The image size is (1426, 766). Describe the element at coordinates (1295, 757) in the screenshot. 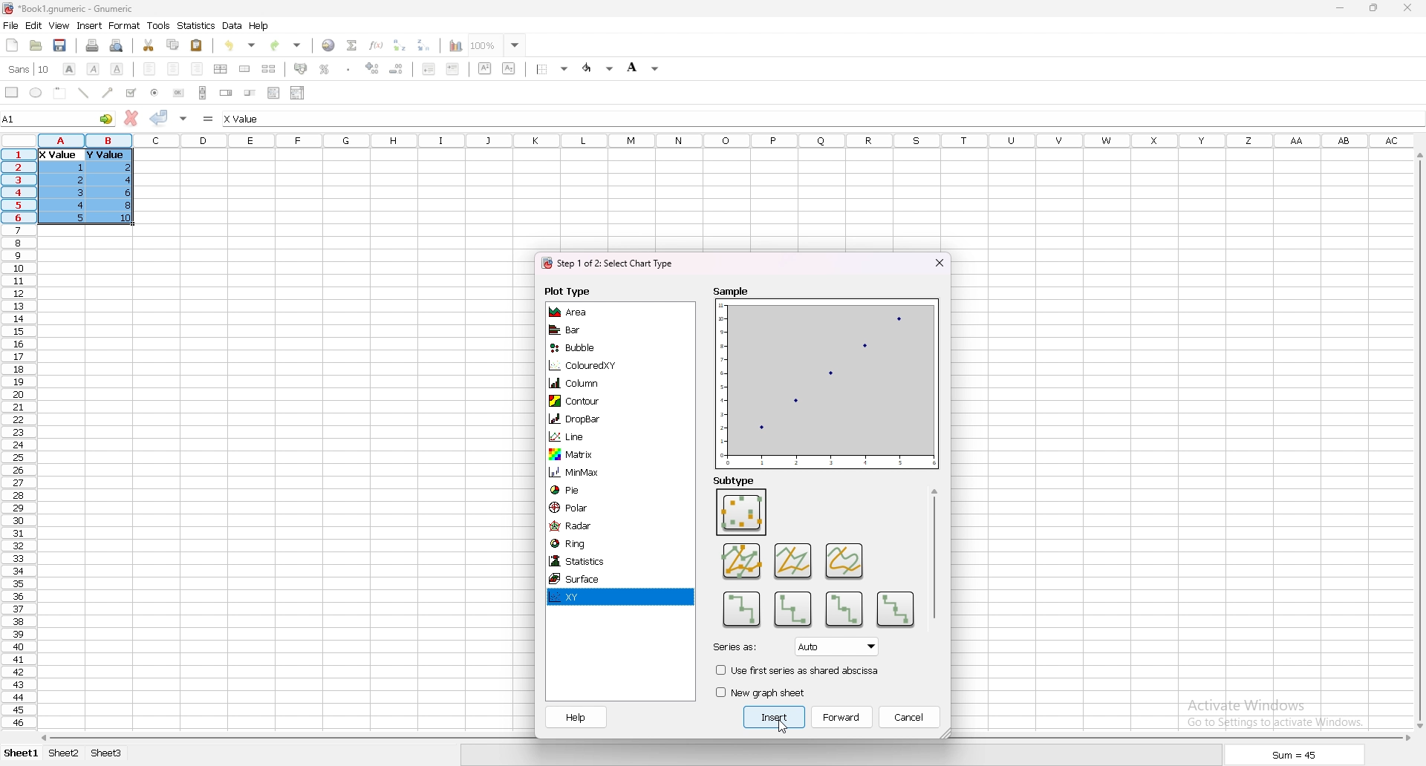

I see `sum` at that location.